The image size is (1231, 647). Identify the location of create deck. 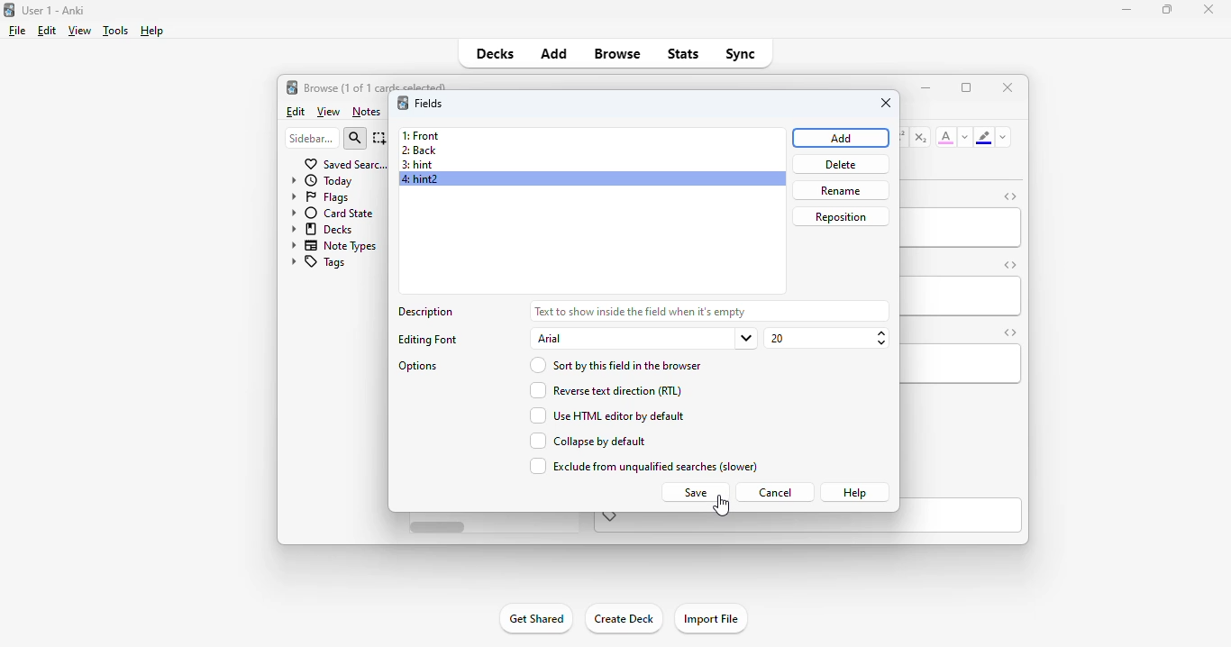
(623, 617).